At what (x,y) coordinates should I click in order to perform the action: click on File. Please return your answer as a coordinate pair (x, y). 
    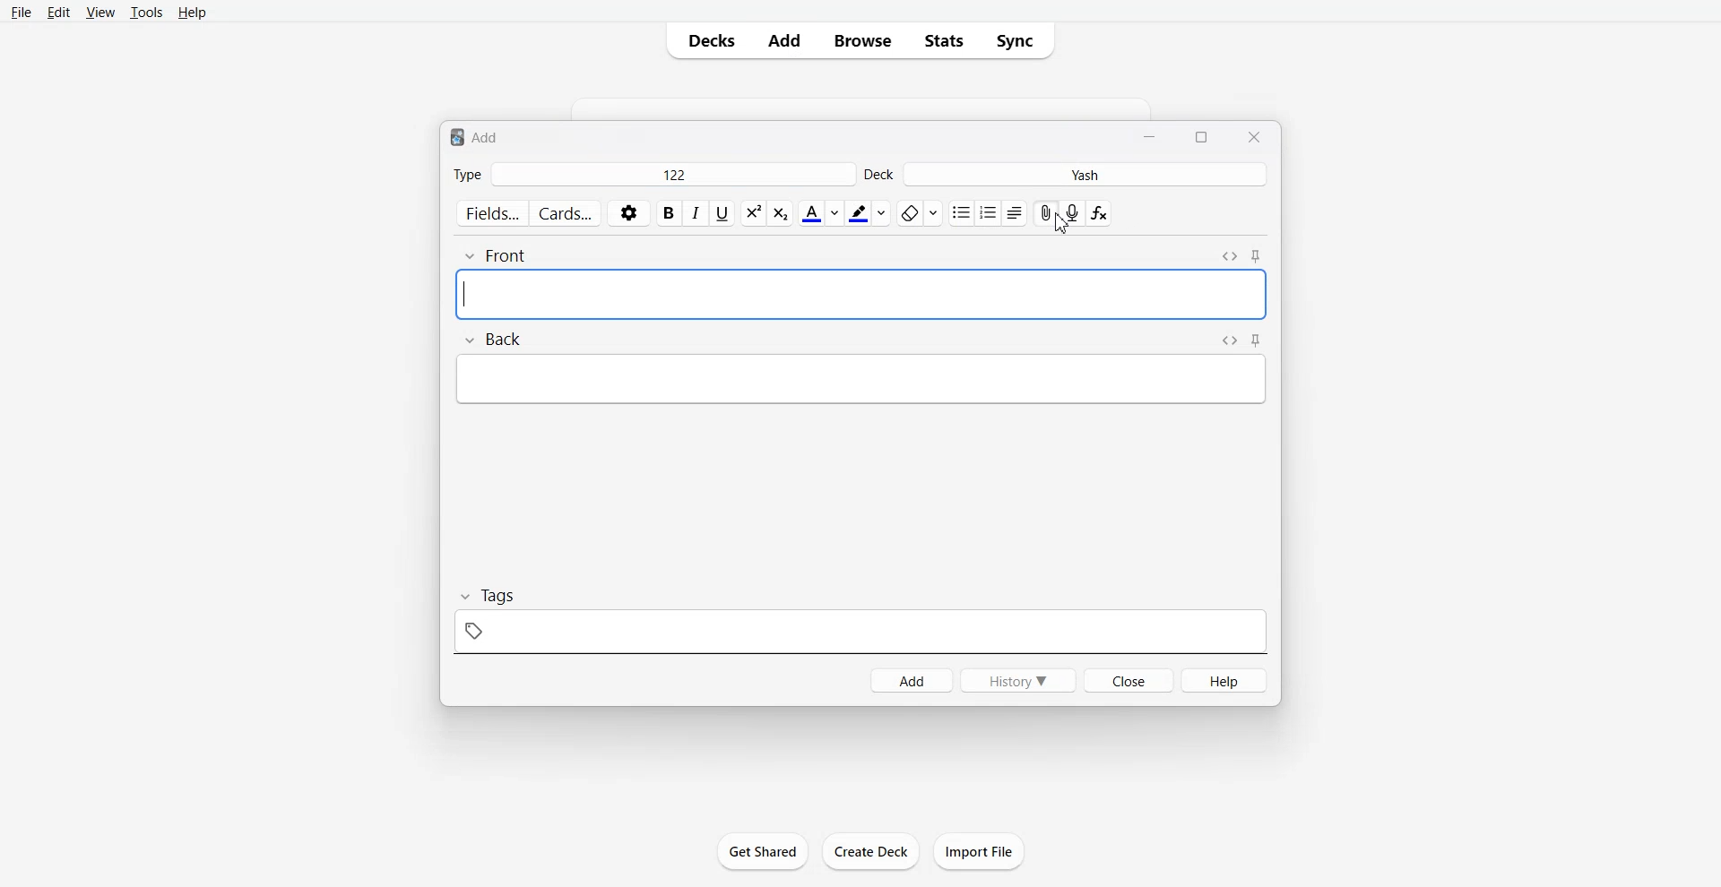
    Looking at the image, I should click on (22, 13).